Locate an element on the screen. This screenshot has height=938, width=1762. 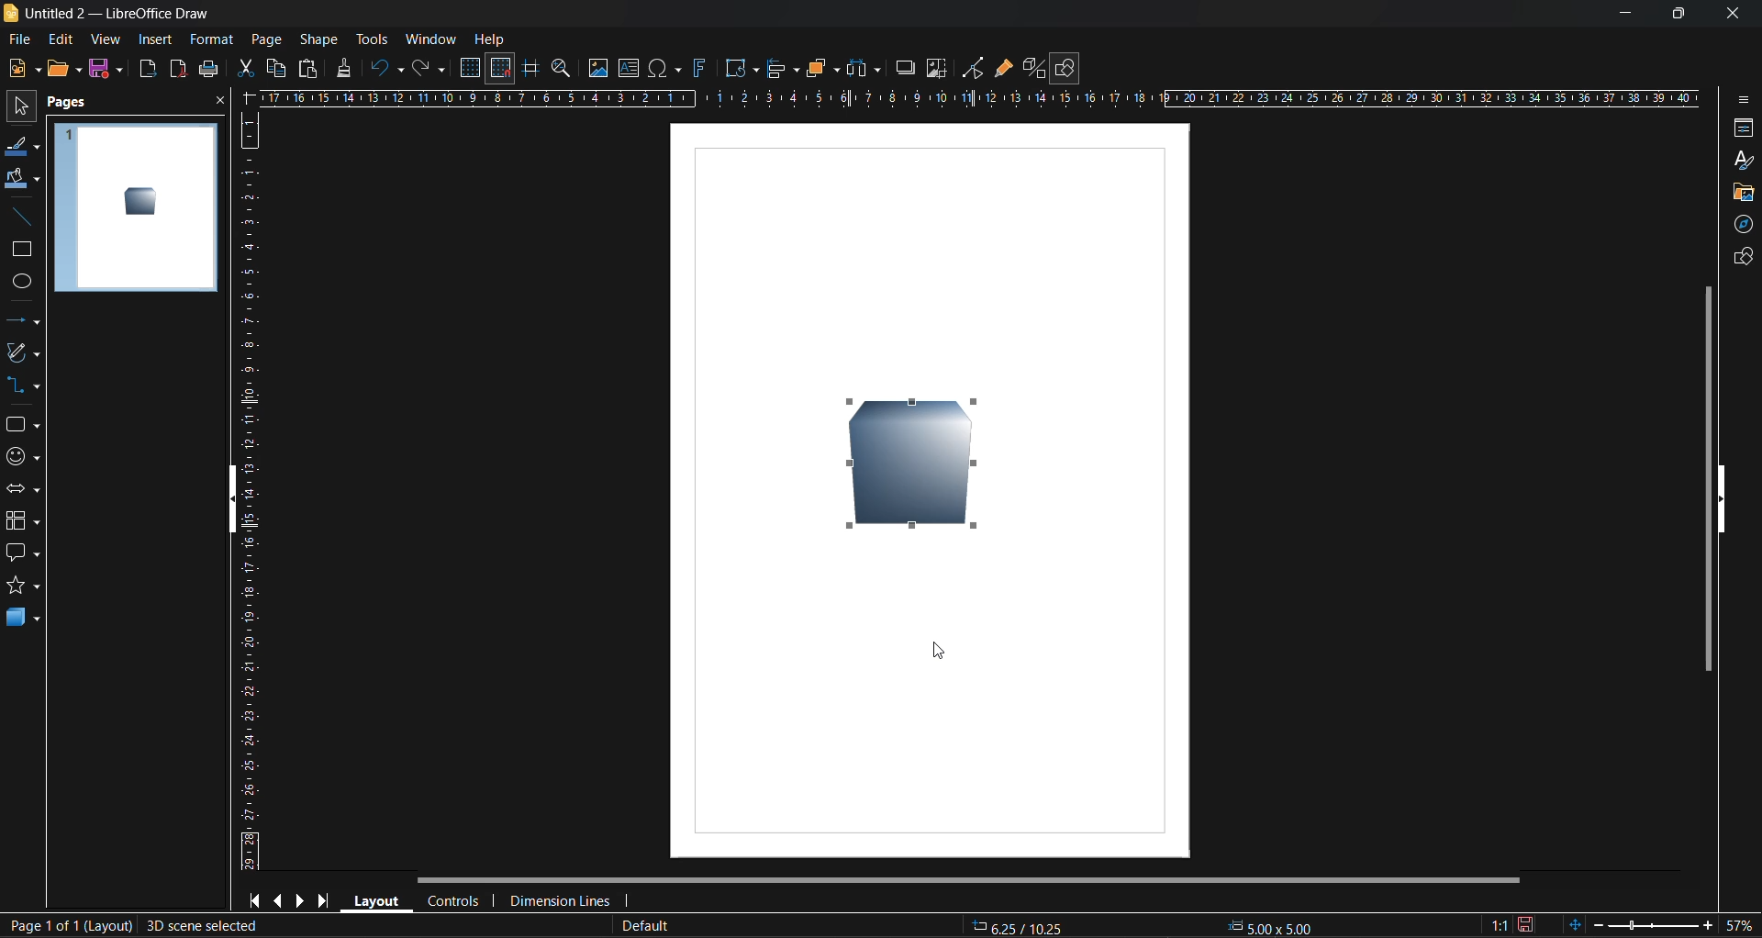
navigator is located at coordinates (1745, 227).